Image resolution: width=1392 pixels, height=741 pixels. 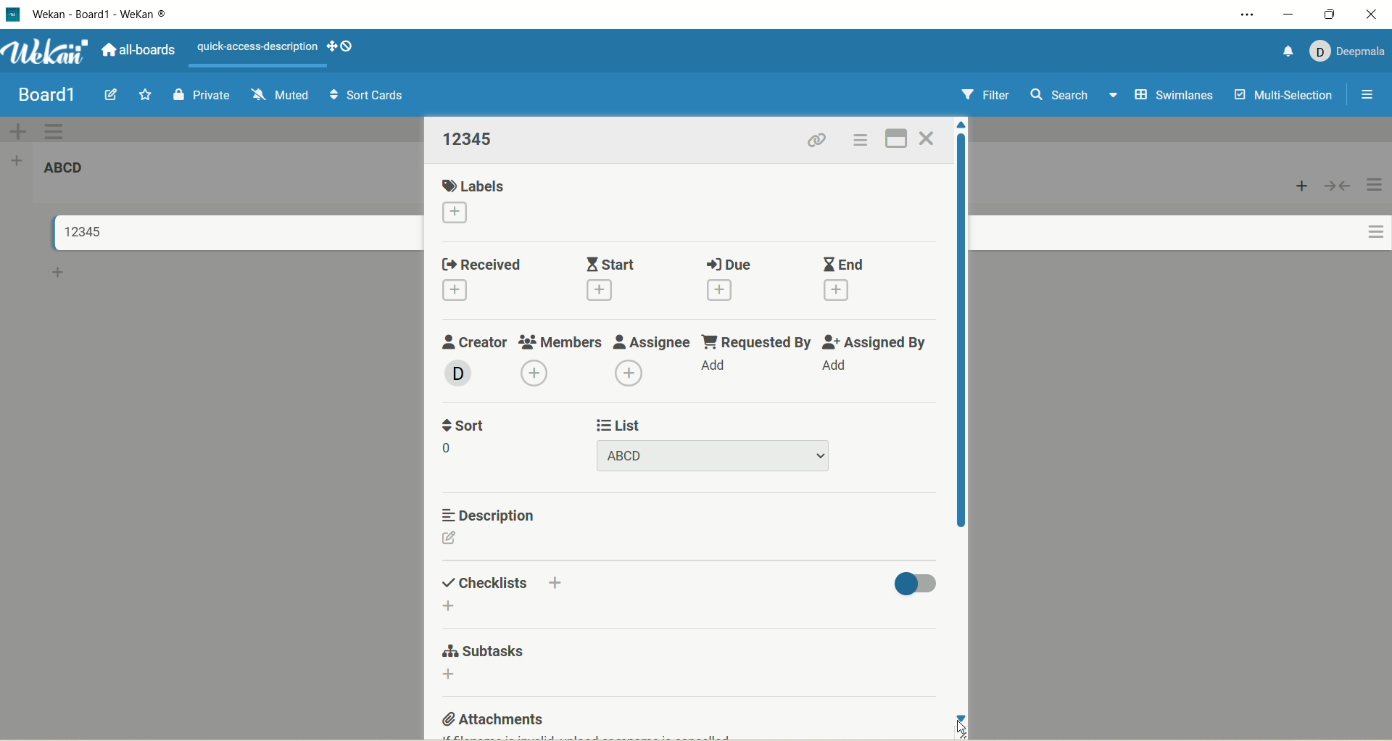 What do you see at coordinates (491, 722) in the screenshot?
I see `attachments` at bounding box center [491, 722].